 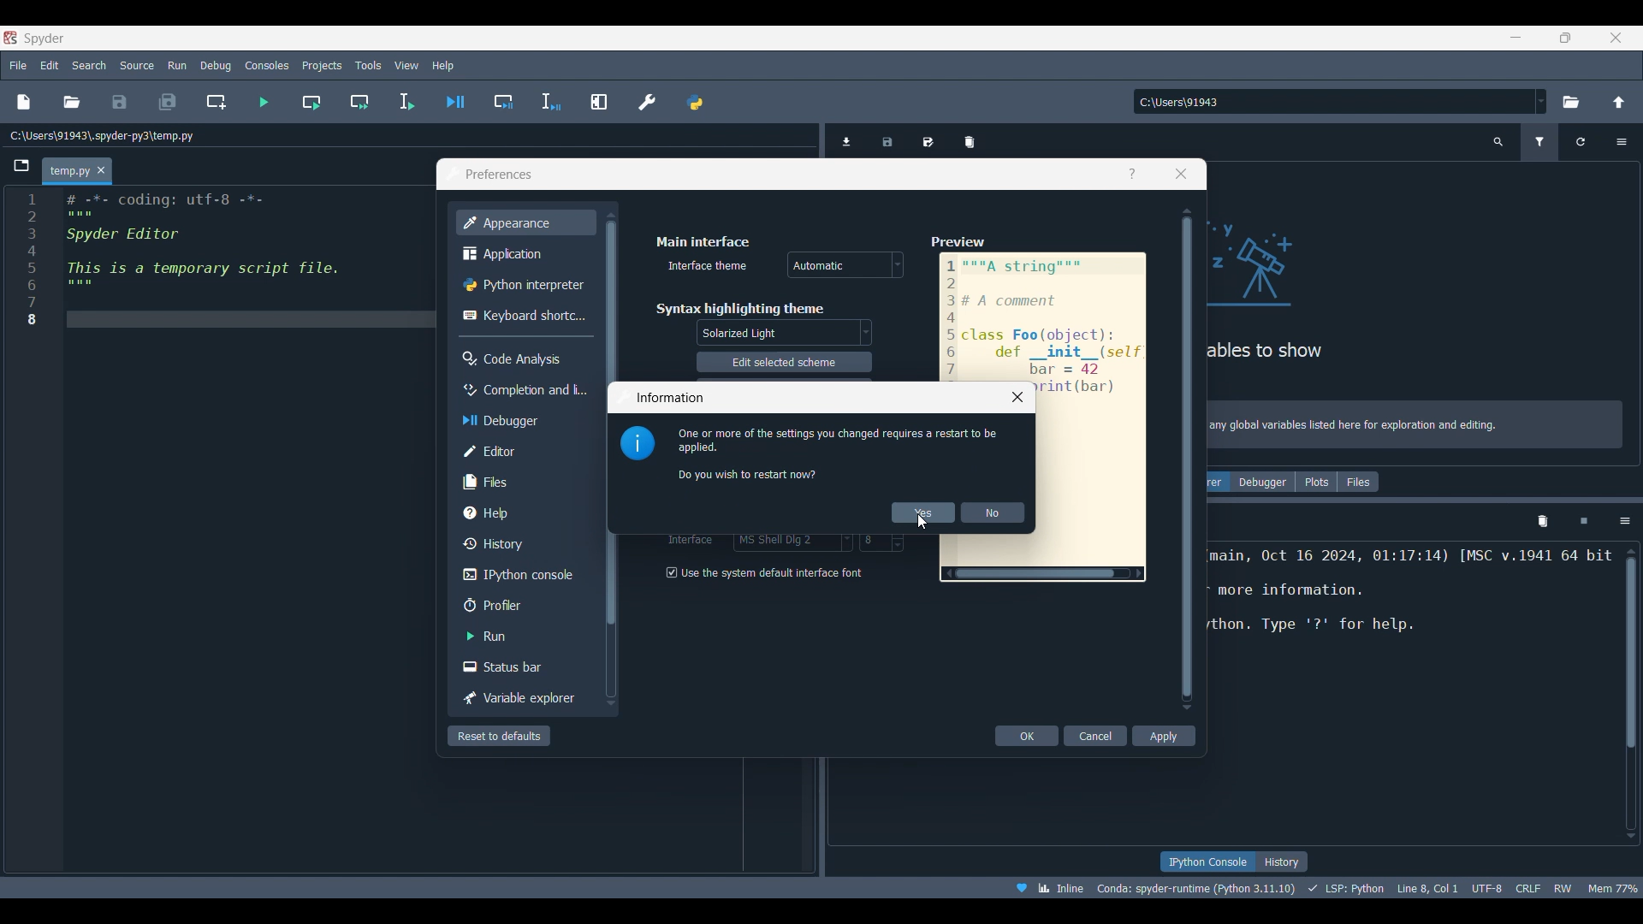 What do you see at coordinates (1181, 174) in the screenshot?
I see `Close` at bounding box center [1181, 174].